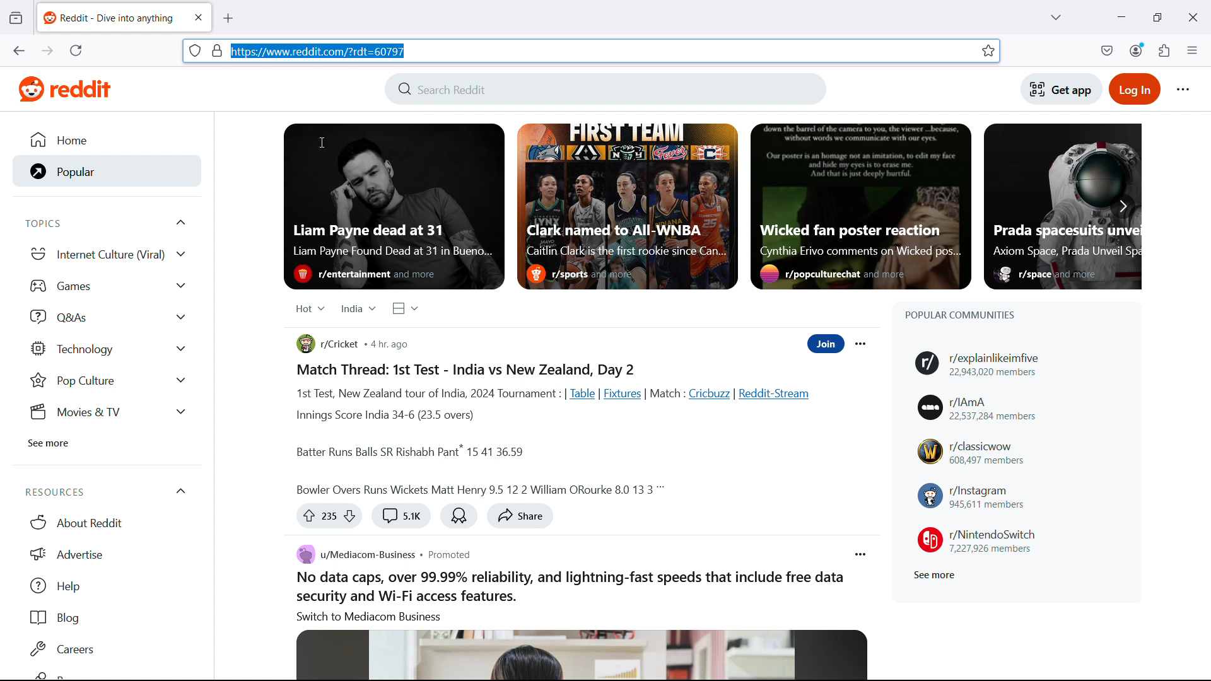 This screenshot has width=1211, height=681. What do you see at coordinates (1123, 205) in the screenshot?
I see `Scroll right to see more featured posts` at bounding box center [1123, 205].